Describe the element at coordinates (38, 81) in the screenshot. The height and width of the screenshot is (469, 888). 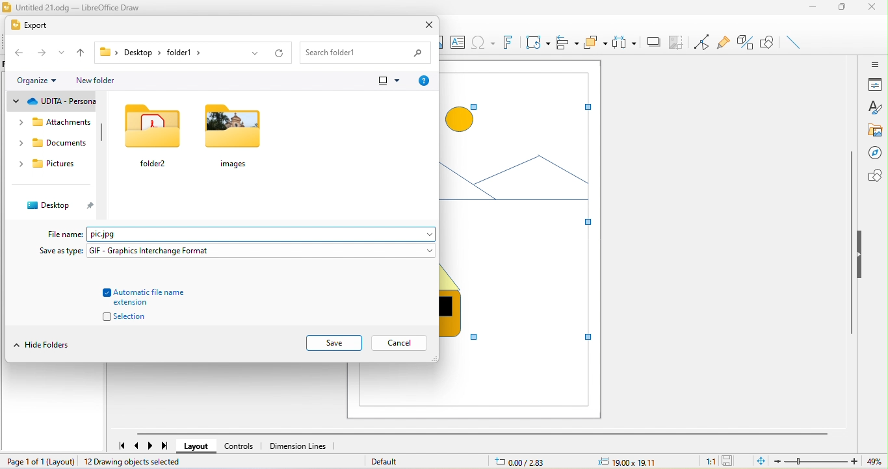
I see `organize` at that location.